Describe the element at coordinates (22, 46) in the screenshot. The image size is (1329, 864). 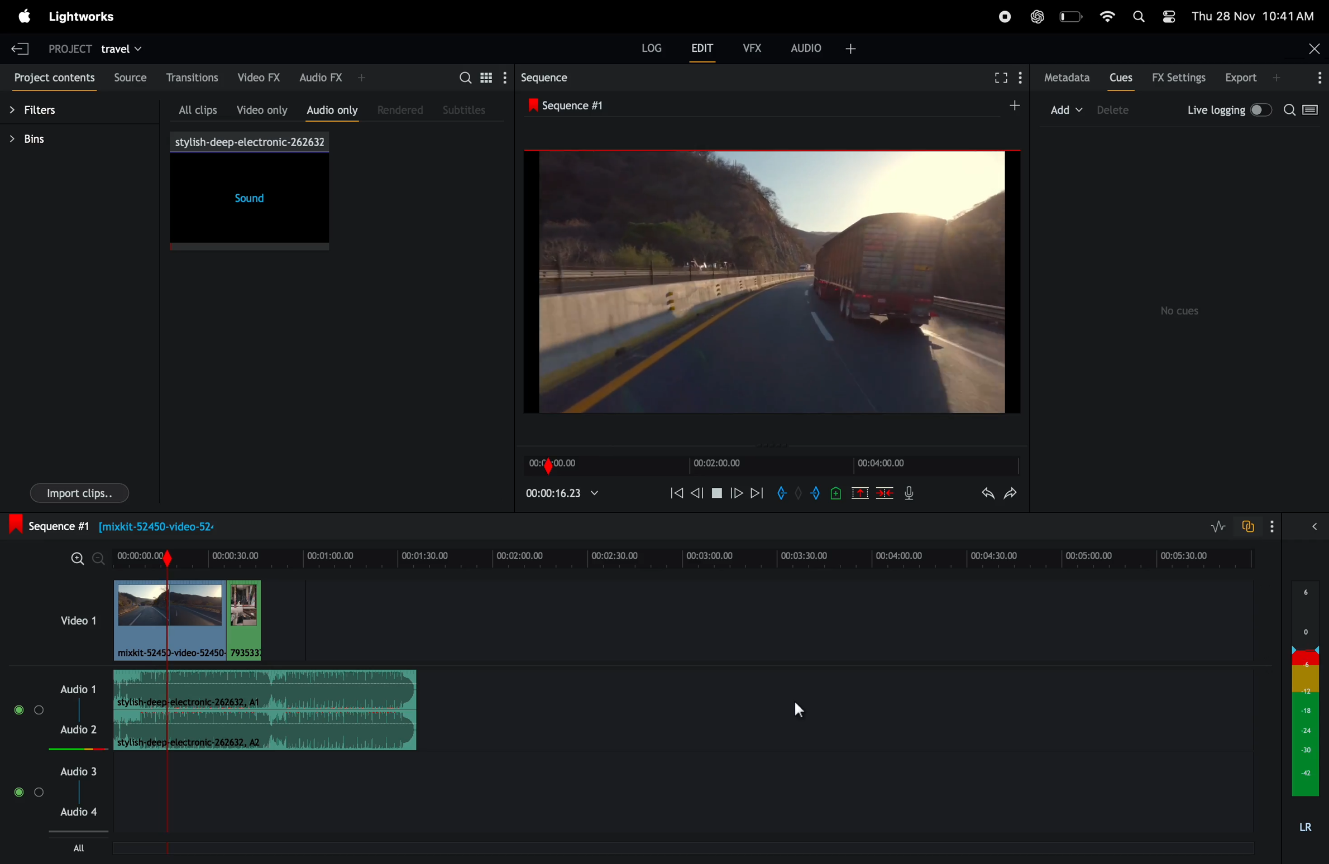
I see `exit` at that location.